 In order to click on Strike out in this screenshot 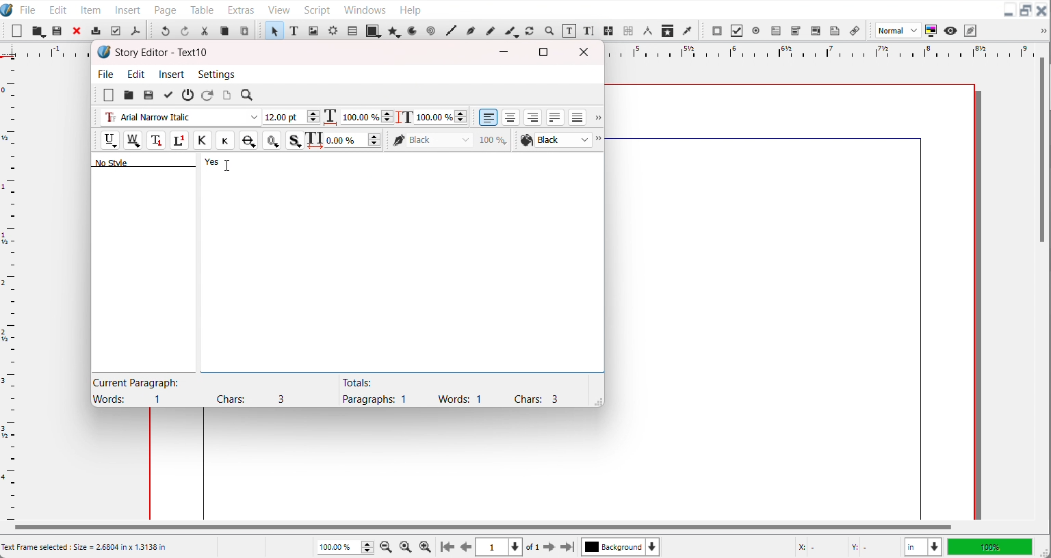, I will do `click(247, 140)`.